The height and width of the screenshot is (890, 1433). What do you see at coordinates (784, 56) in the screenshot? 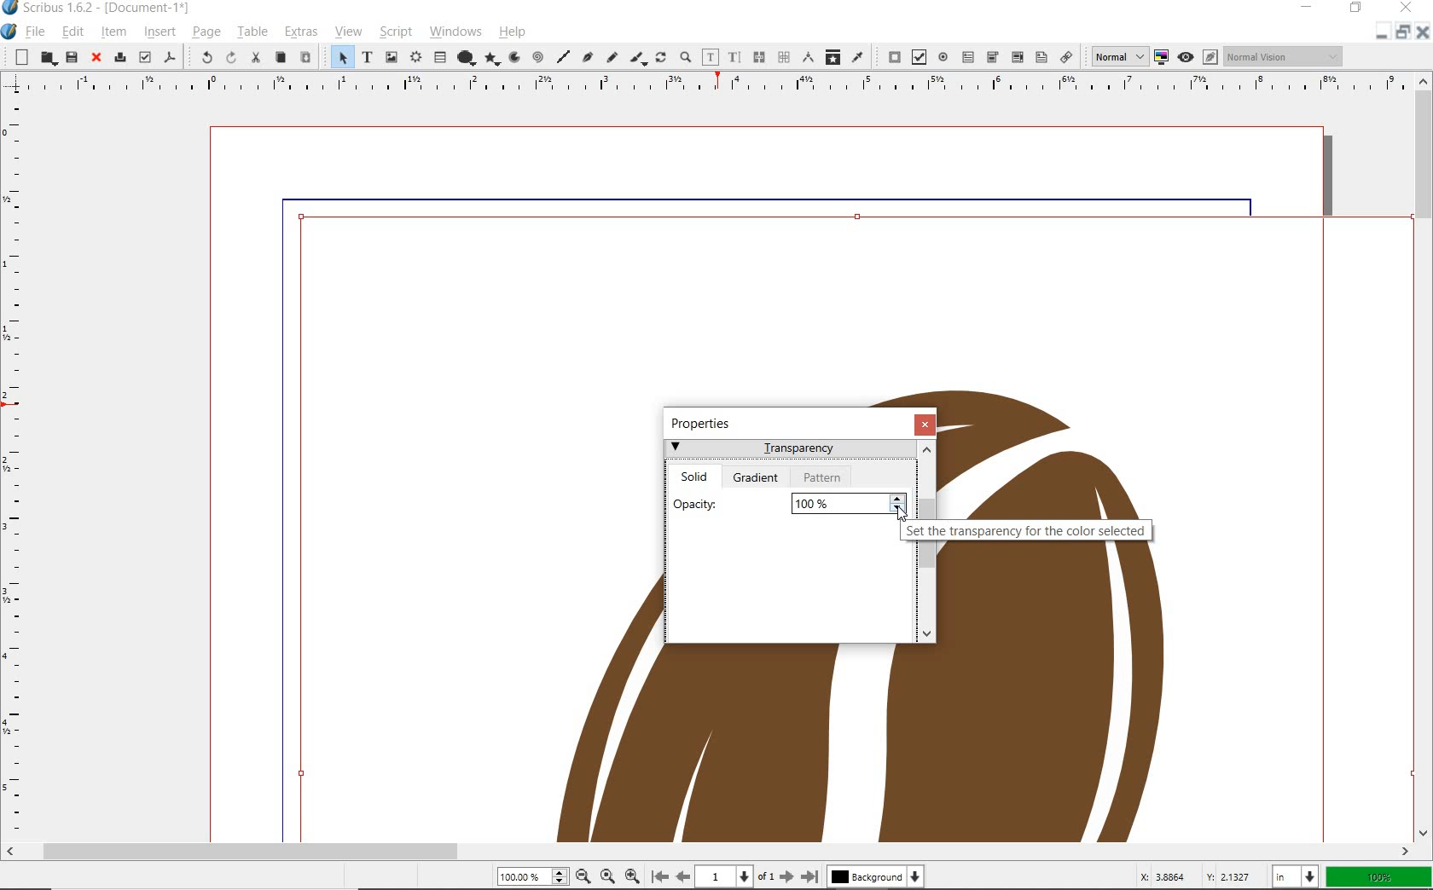
I see `unlink text frames` at bounding box center [784, 56].